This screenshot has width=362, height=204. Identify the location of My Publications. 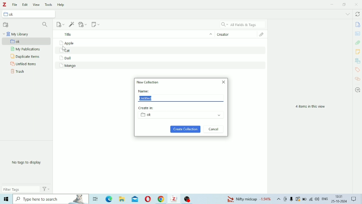
(27, 49).